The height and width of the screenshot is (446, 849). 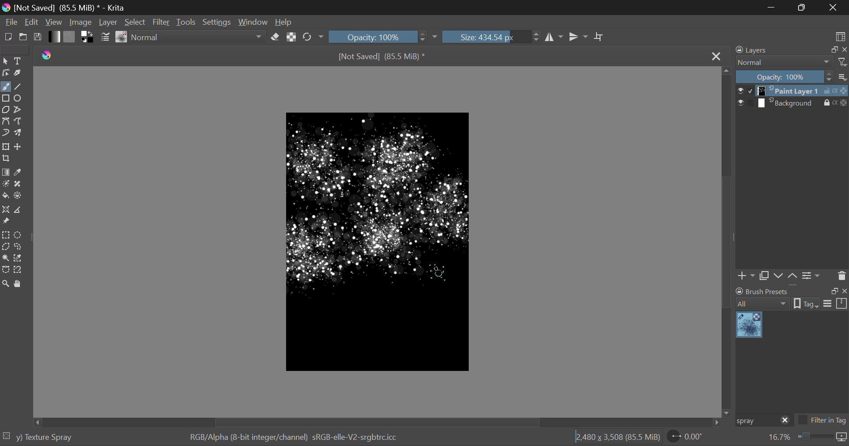 What do you see at coordinates (803, 7) in the screenshot?
I see `Minimize` at bounding box center [803, 7].